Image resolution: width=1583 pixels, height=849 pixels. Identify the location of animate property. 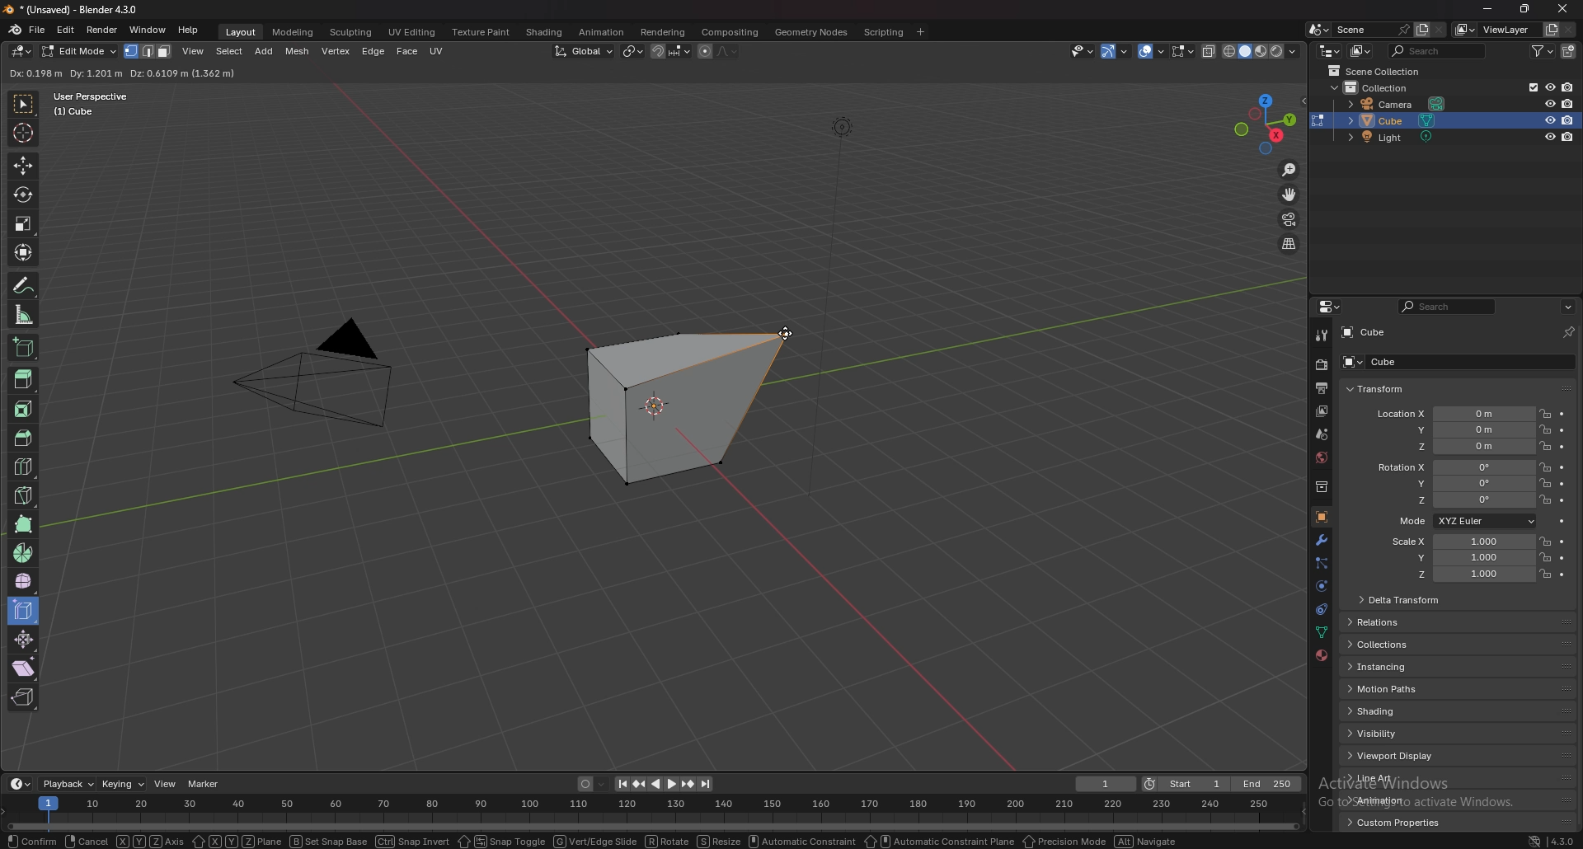
(1562, 447).